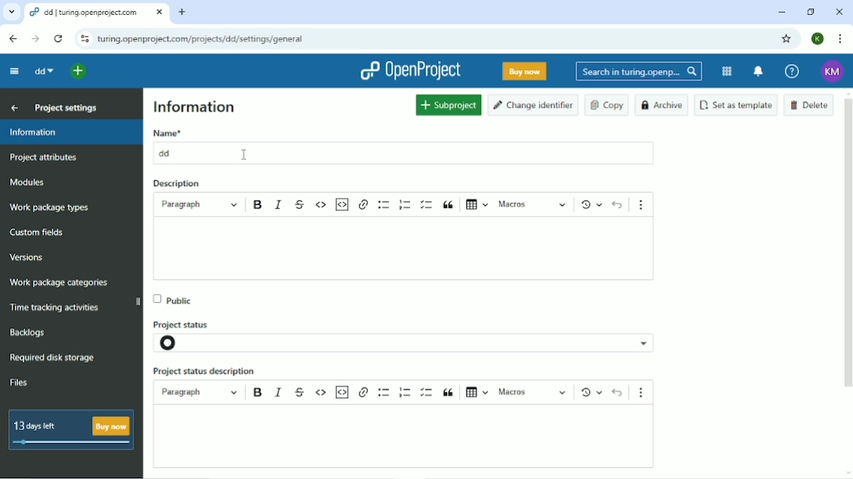 This screenshot has height=479, width=853. I want to click on Show local modifications, so click(587, 204).